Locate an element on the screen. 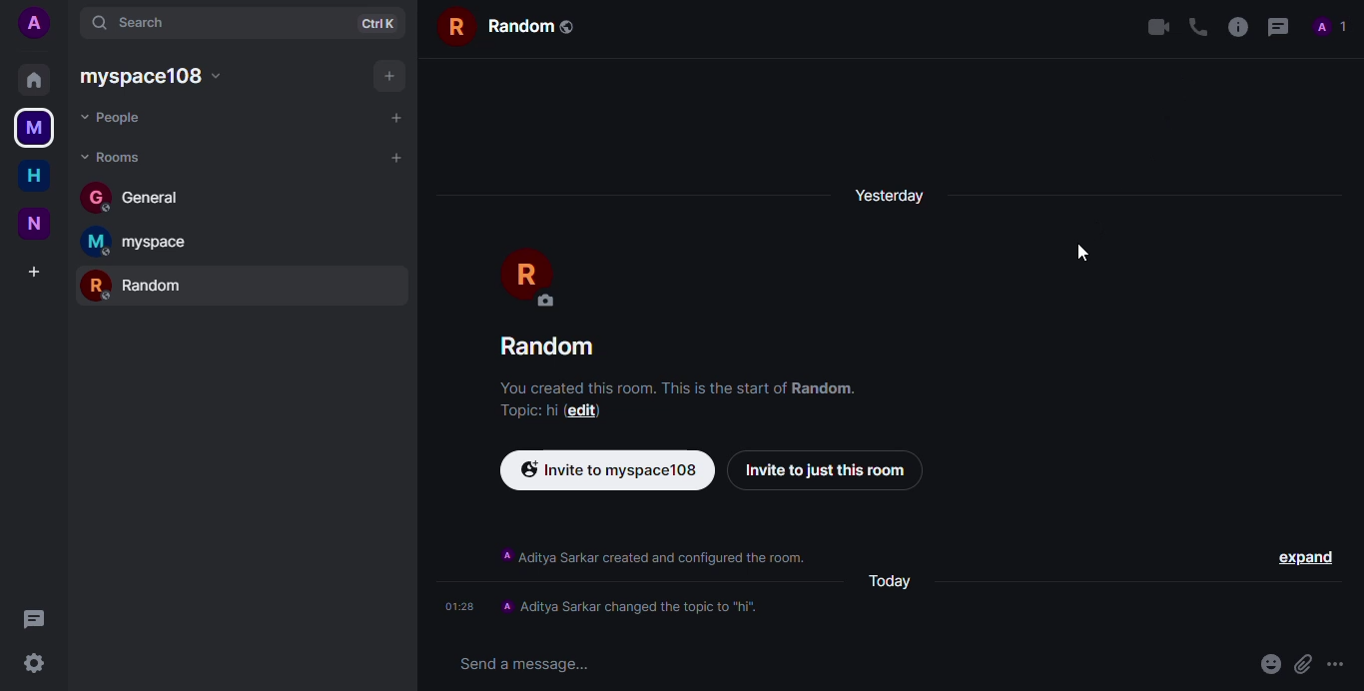 The width and height of the screenshot is (1364, 691). add is located at coordinates (392, 116).